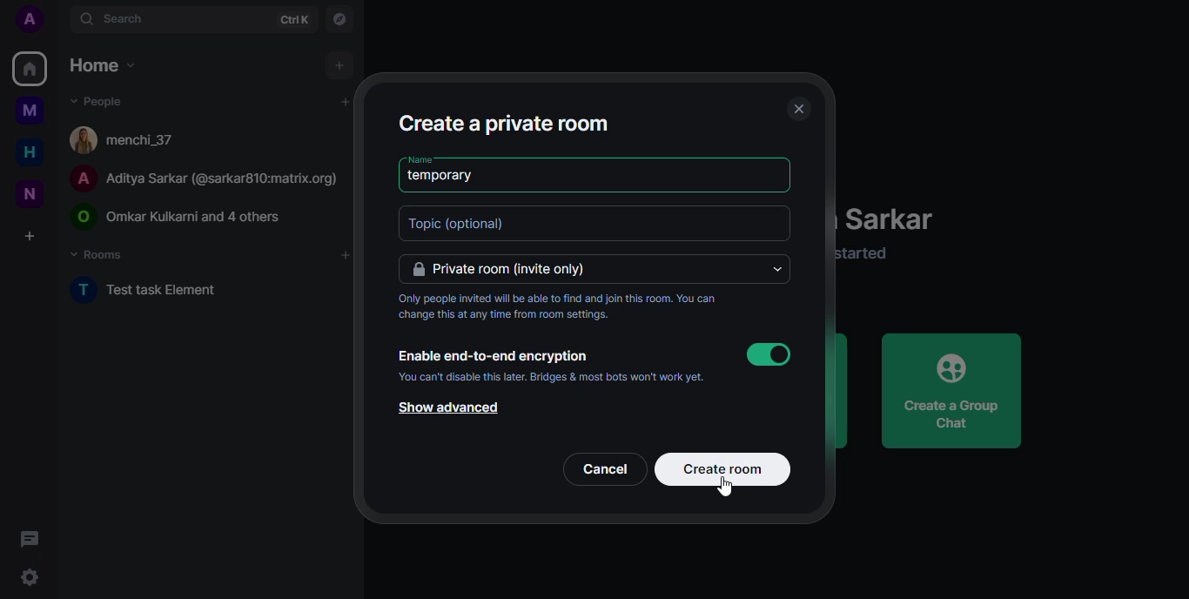 The image size is (1189, 599). What do you see at coordinates (340, 64) in the screenshot?
I see `add` at bounding box center [340, 64].